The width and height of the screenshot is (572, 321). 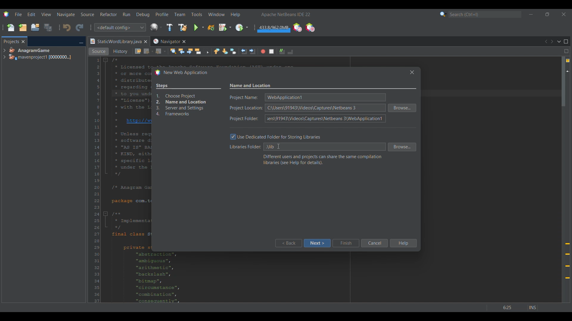 What do you see at coordinates (211, 28) in the screenshot?
I see `Reload` at bounding box center [211, 28].